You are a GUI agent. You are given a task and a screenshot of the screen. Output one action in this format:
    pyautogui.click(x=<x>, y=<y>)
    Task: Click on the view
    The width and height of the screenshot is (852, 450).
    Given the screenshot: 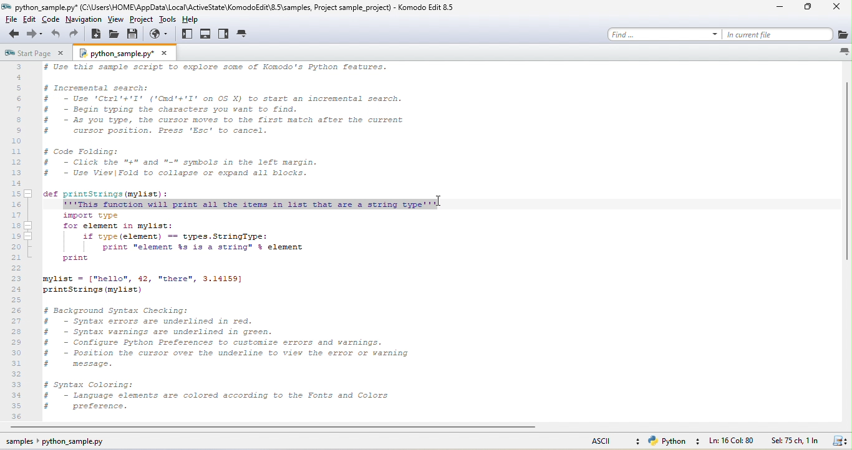 What is the action you would take?
    pyautogui.click(x=115, y=20)
    